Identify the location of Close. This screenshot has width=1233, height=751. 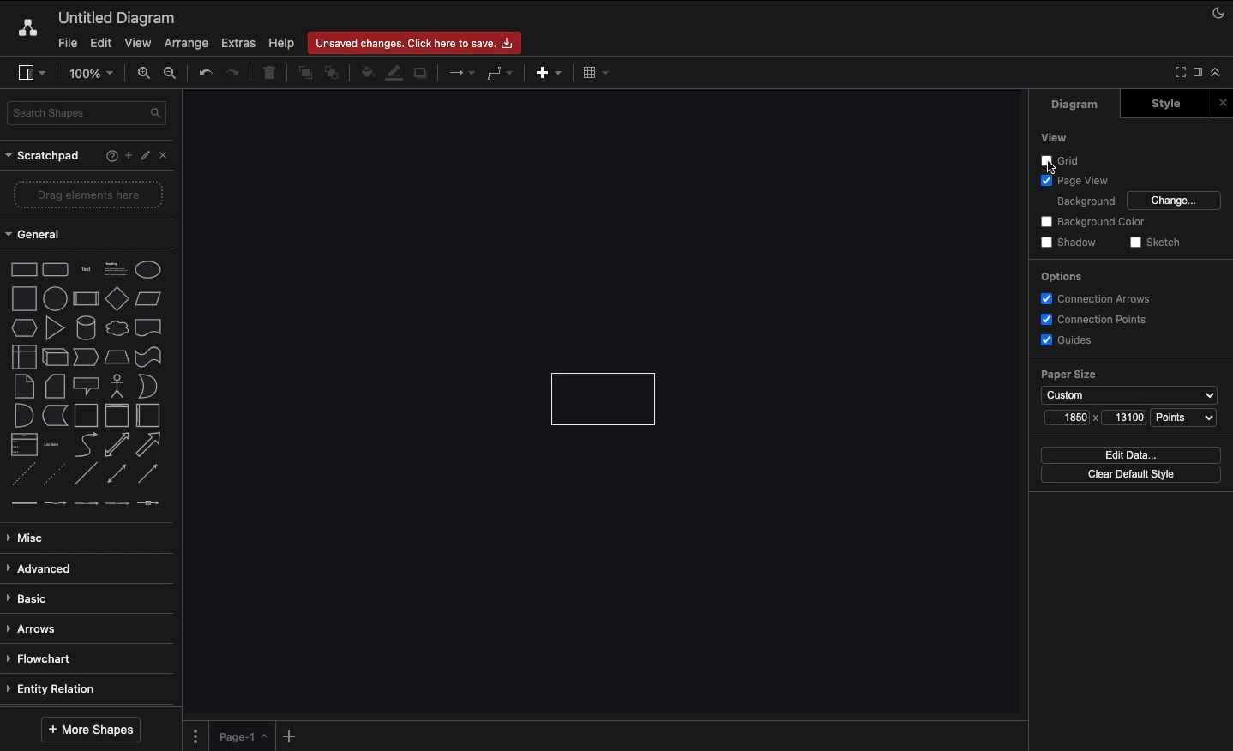
(162, 154).